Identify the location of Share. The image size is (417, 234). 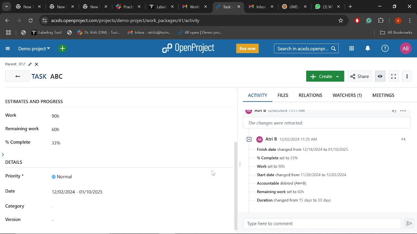
(359, 76).